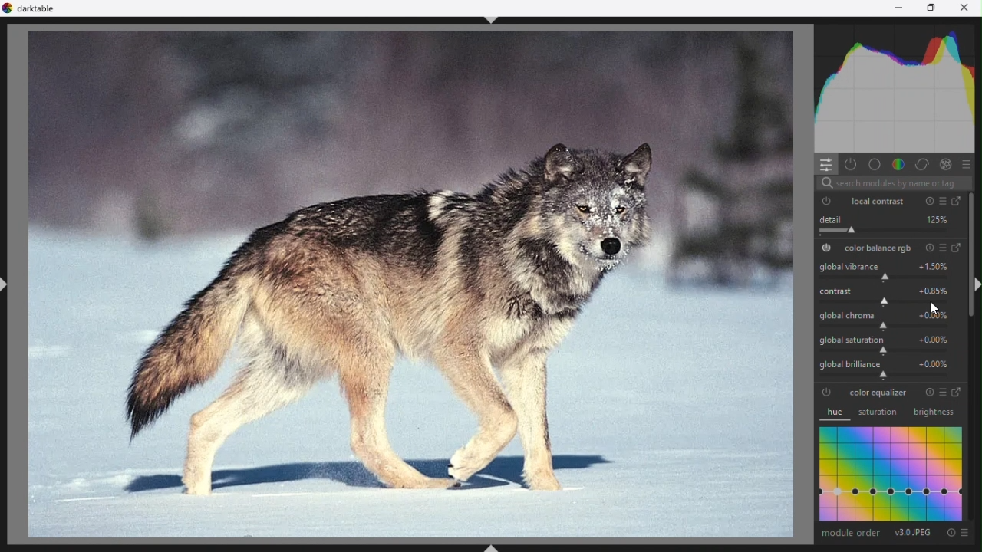  Describe the element at coordinates (964, 534) in the screenshot. I see `presets` at that location.